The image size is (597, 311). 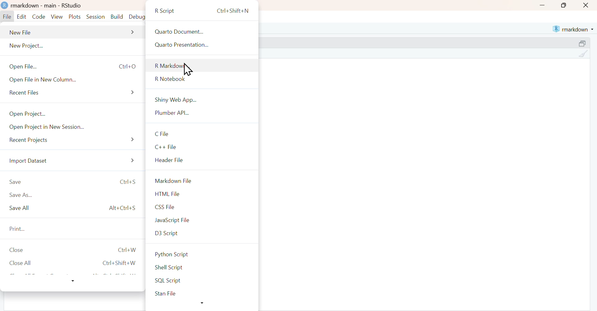 What do you see at coordinates (573, 29) in the screenshot?
I see `current project - rmarkdown` at bounding box center [573, 29].